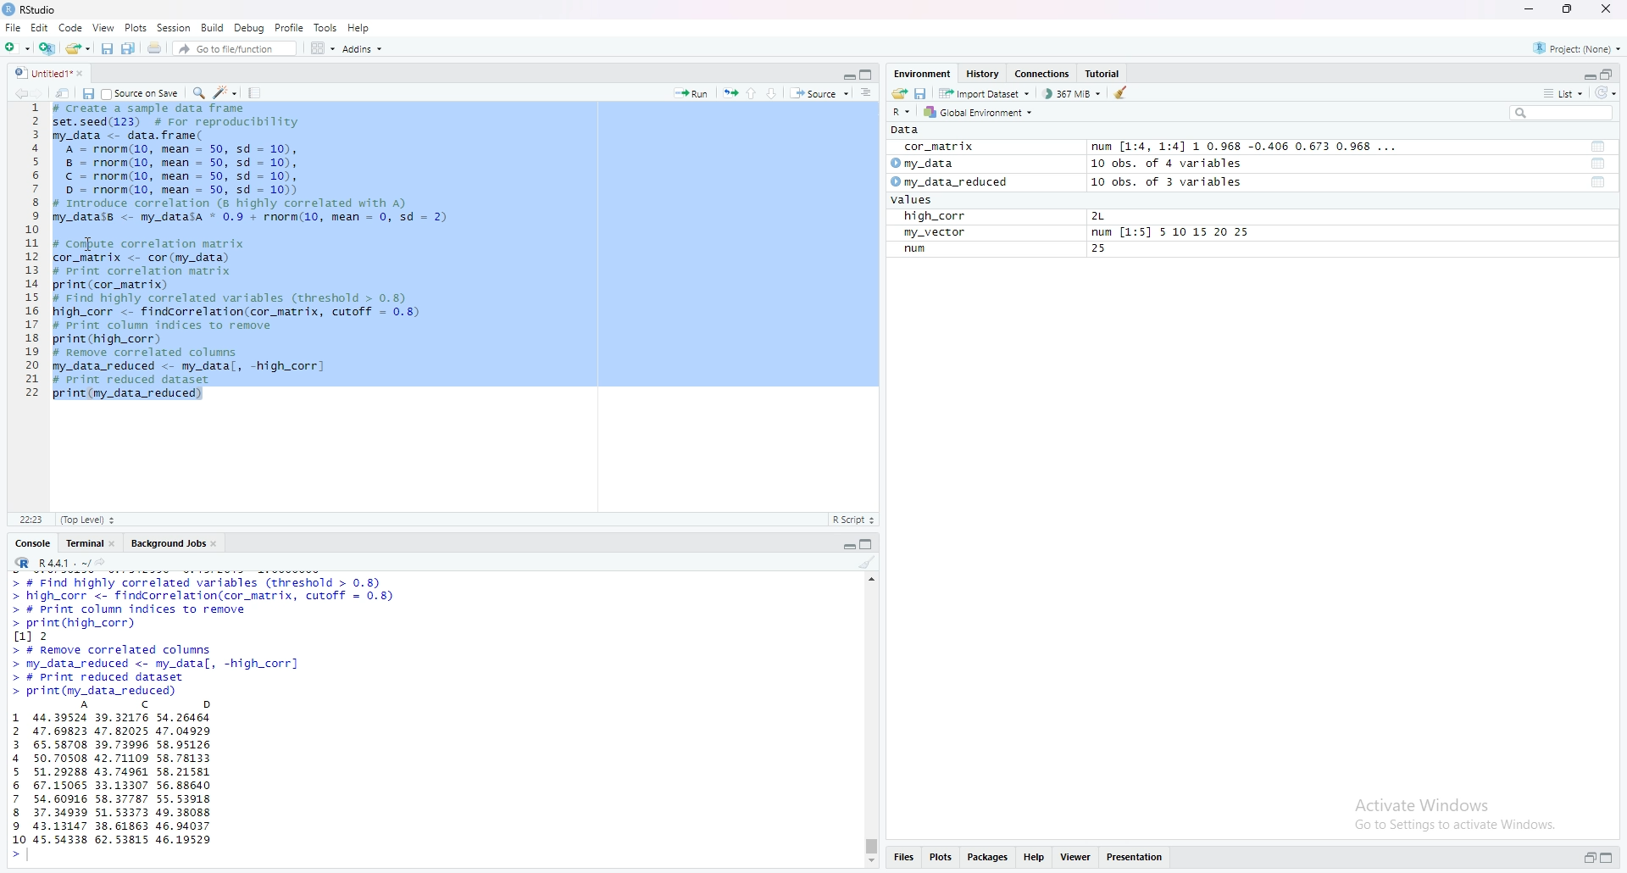 The height and width of the screenshot is (873, 1627). I want to click on Project: (None), so click(1578, 48).